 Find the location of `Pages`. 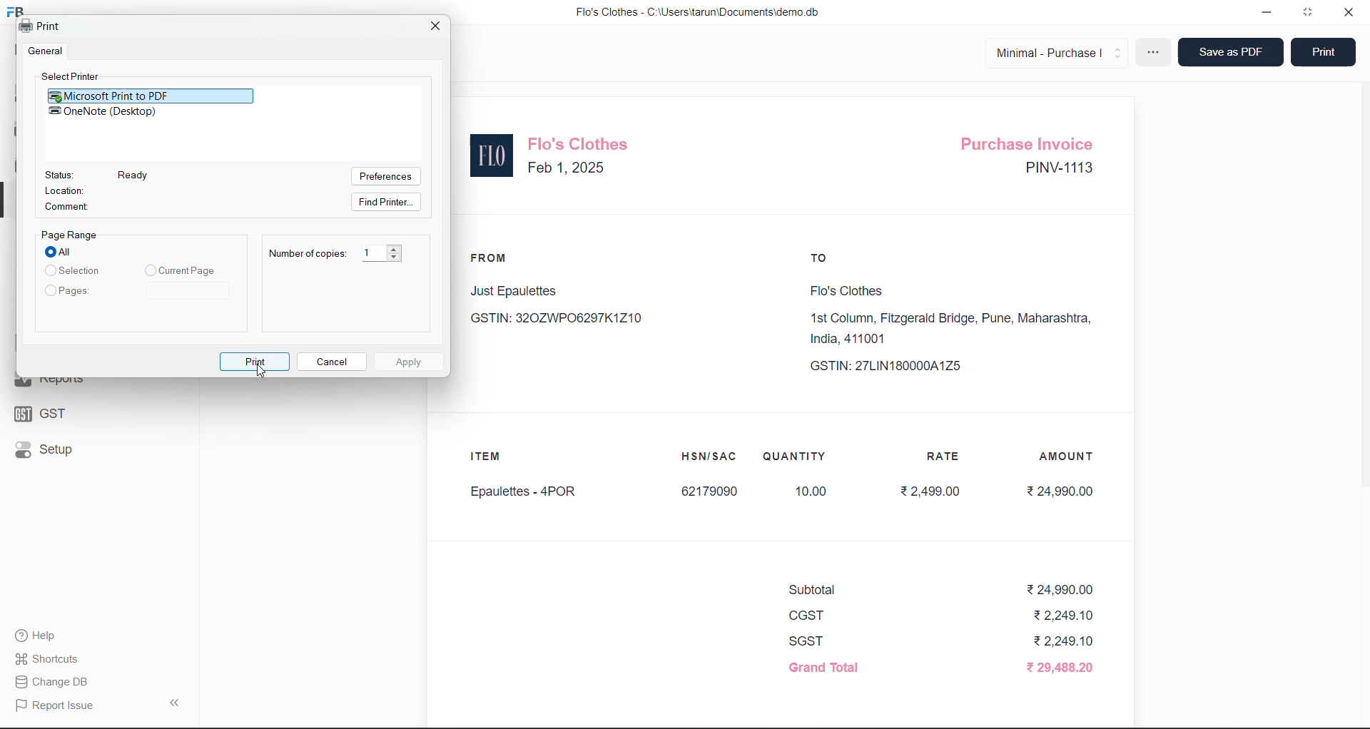

Pages is located at coordinates (71, 290).